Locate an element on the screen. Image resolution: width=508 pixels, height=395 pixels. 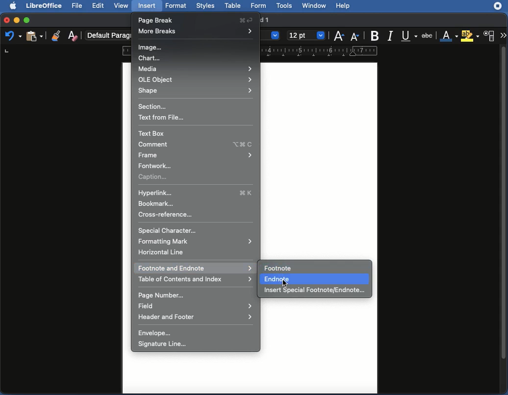
Scroll is located at coordinates (504, 220).